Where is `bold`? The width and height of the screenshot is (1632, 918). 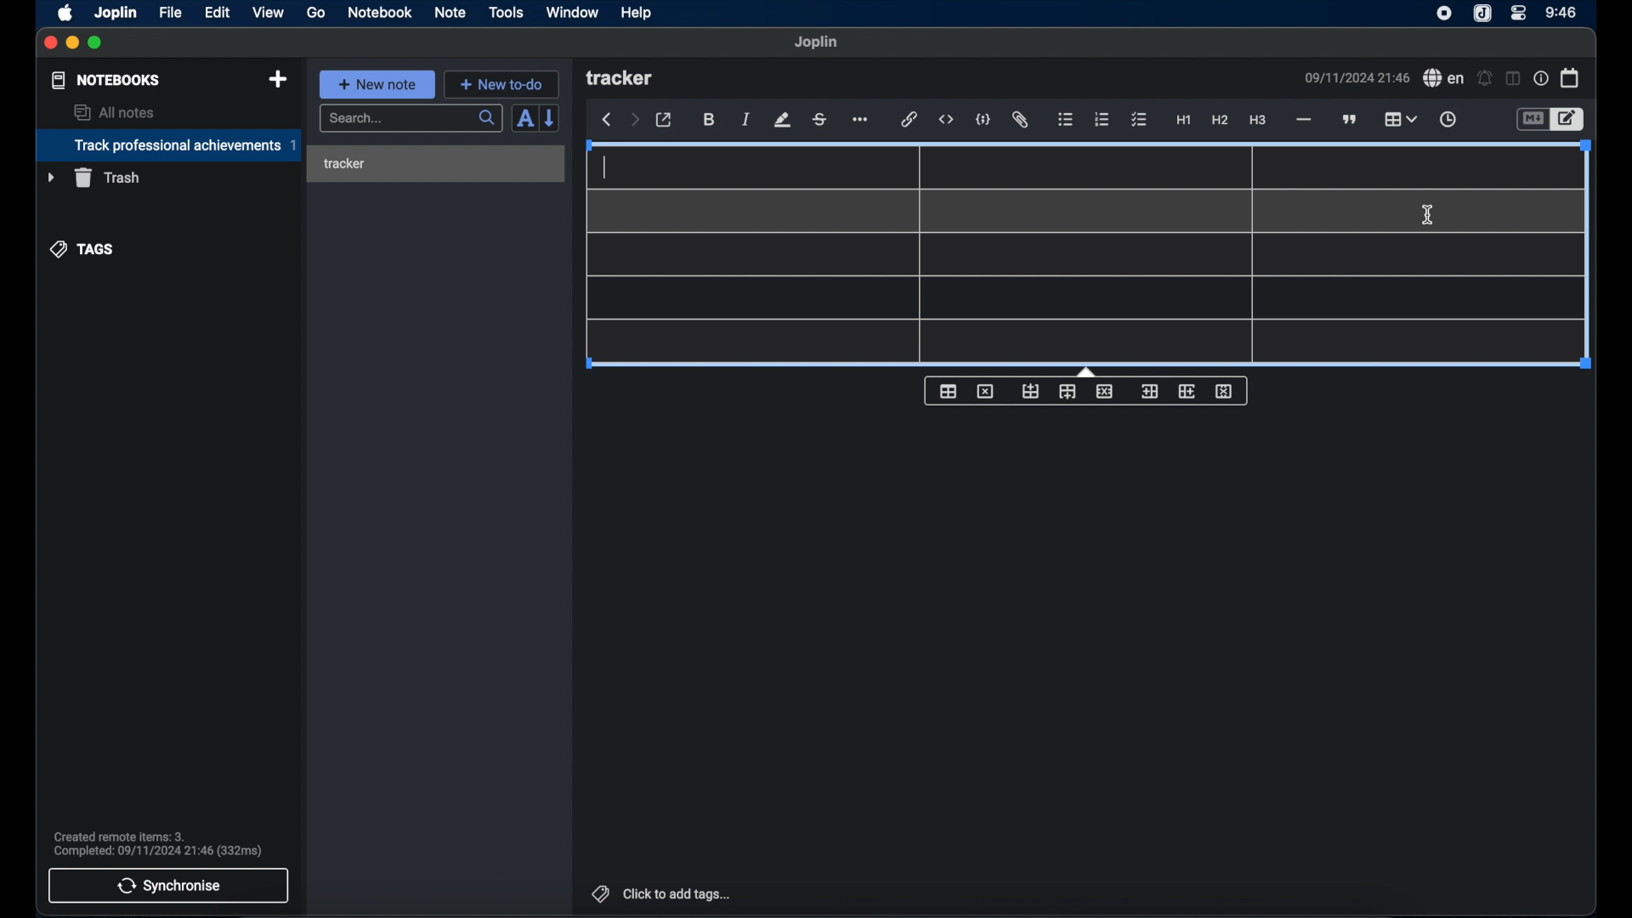 bold is located at coordinates (709, 120).